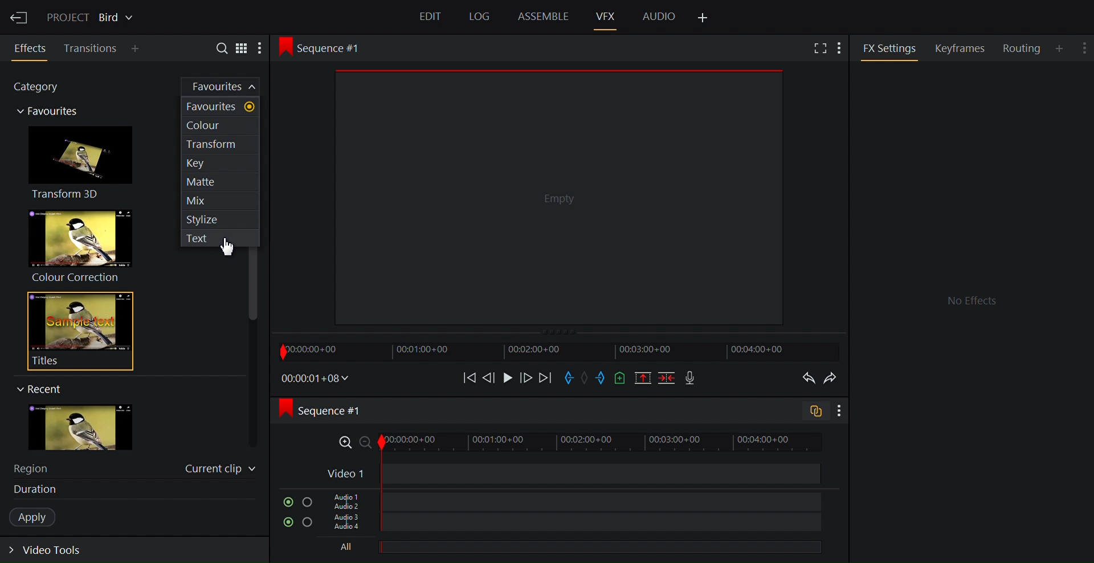 The height and width of the screenshot is (563, 1094). Describe the element at coordinates (48, 388) in the screenshot. I see `Recent` at that location.